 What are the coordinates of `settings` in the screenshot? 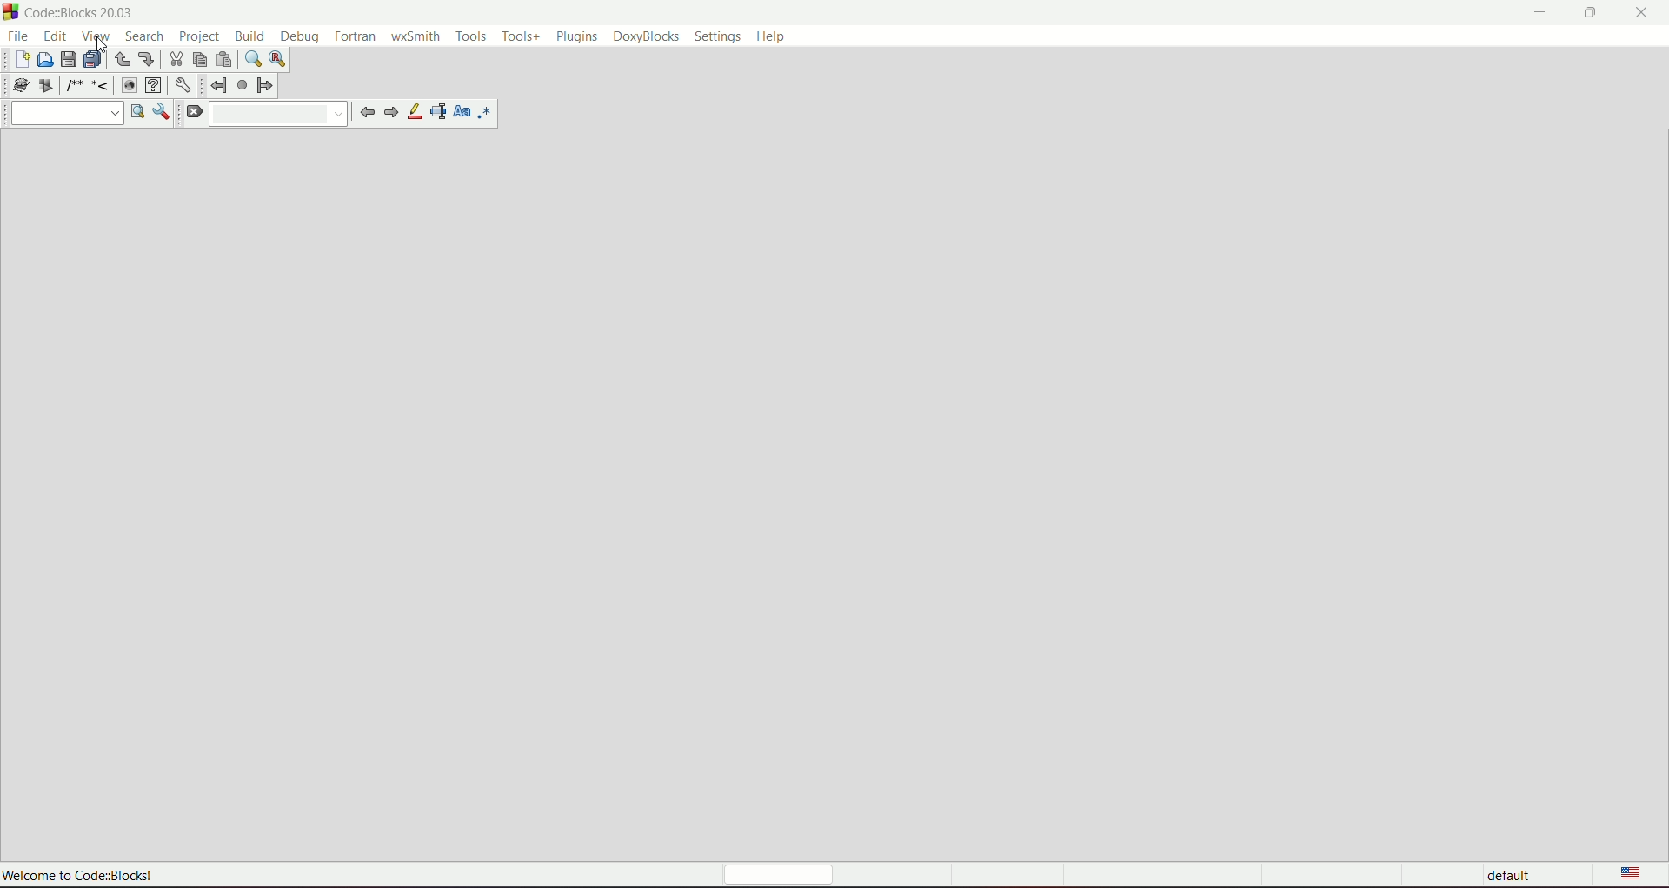 It's located at (716, 36).